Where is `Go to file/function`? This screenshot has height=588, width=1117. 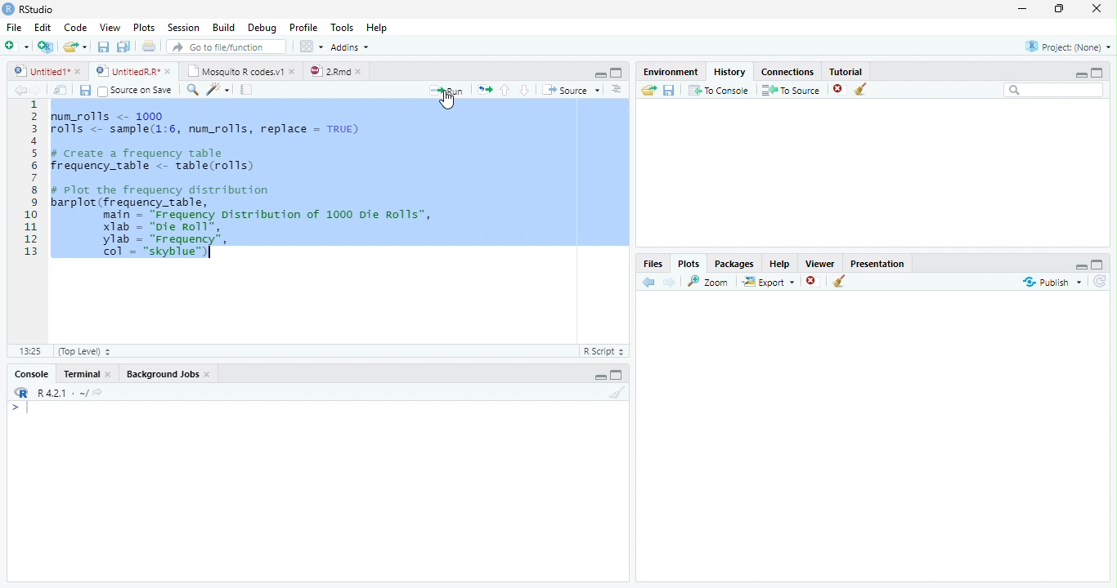
Go to file/function is located at coordinates (225, 47).